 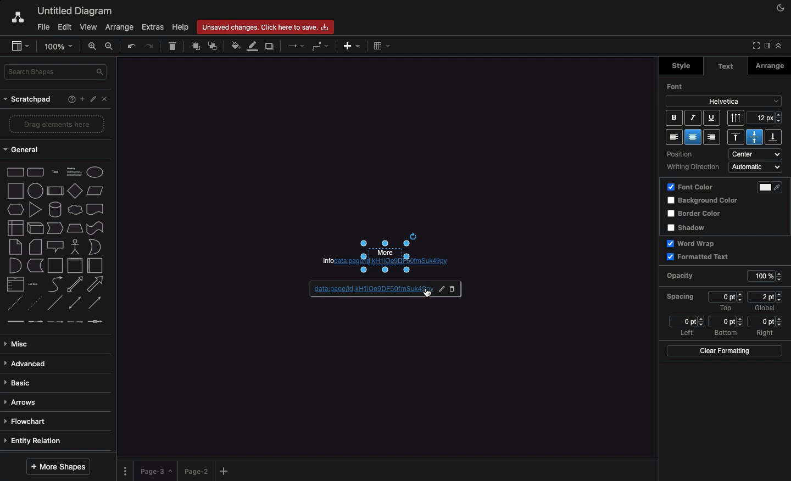 I want to click on 0 pt, so click(x=727, y=297).